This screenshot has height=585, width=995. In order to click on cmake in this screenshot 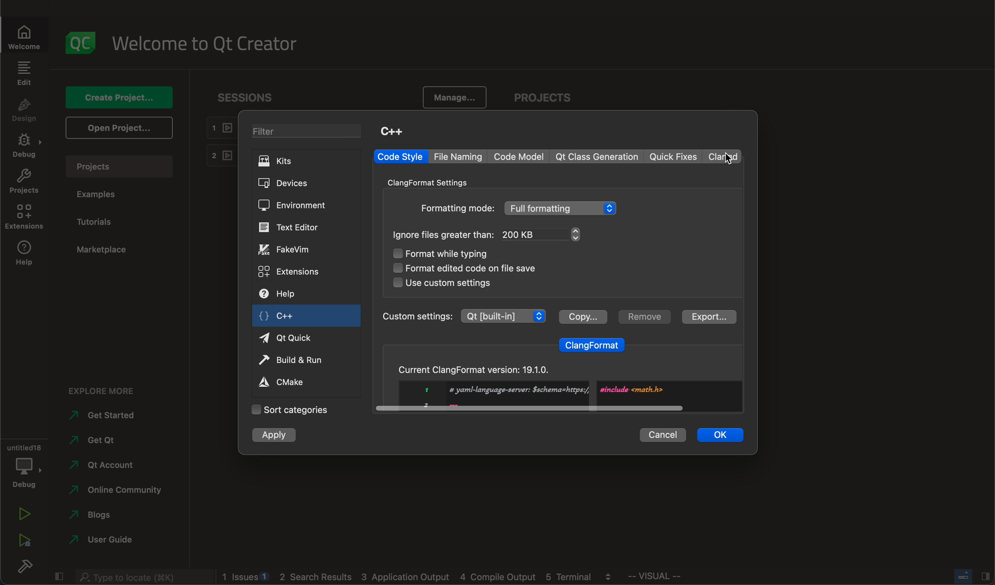, I will do `click(293, 382)`.